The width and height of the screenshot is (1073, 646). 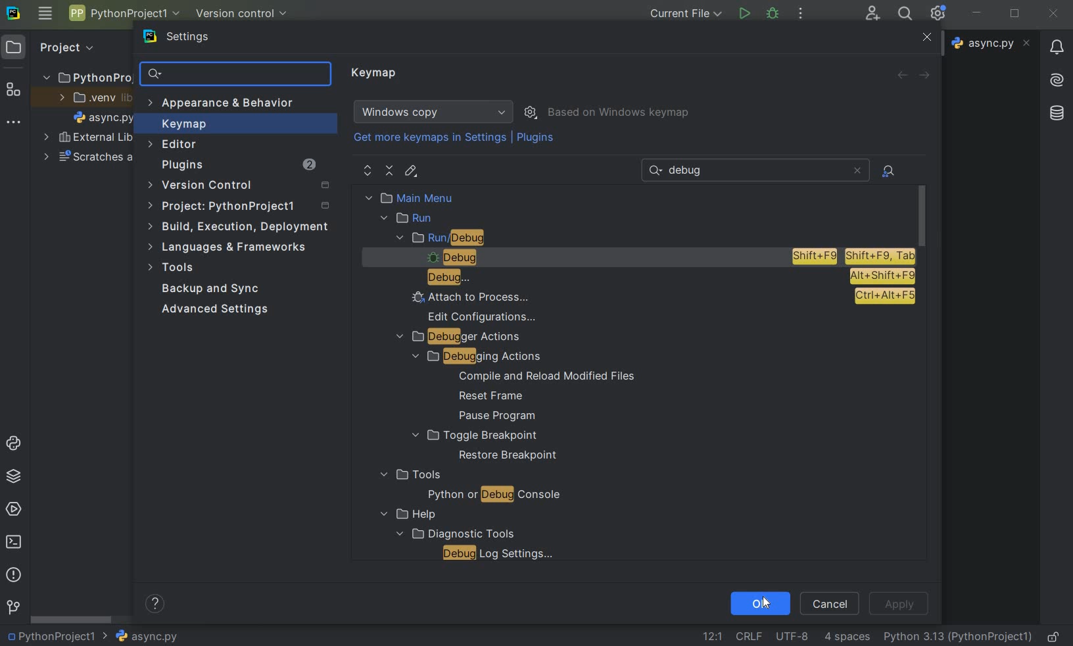 I want to click on close, so click(x=1053, y=14).